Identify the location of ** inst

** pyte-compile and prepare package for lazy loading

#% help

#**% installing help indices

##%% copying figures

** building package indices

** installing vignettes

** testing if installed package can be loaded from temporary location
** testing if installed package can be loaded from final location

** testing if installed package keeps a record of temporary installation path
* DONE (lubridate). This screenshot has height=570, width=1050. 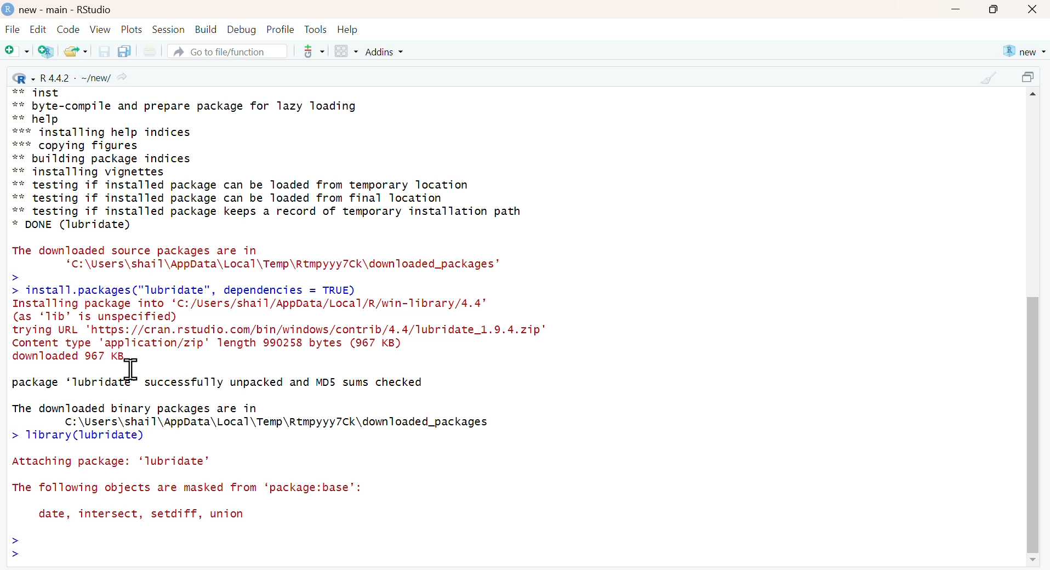
(267, 159).